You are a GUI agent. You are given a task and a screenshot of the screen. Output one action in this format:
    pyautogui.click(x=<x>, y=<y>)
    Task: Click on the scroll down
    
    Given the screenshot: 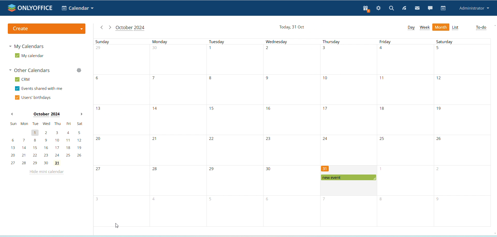 What is the action you would take?
    pyautogui.click(x=494, y=233)
    